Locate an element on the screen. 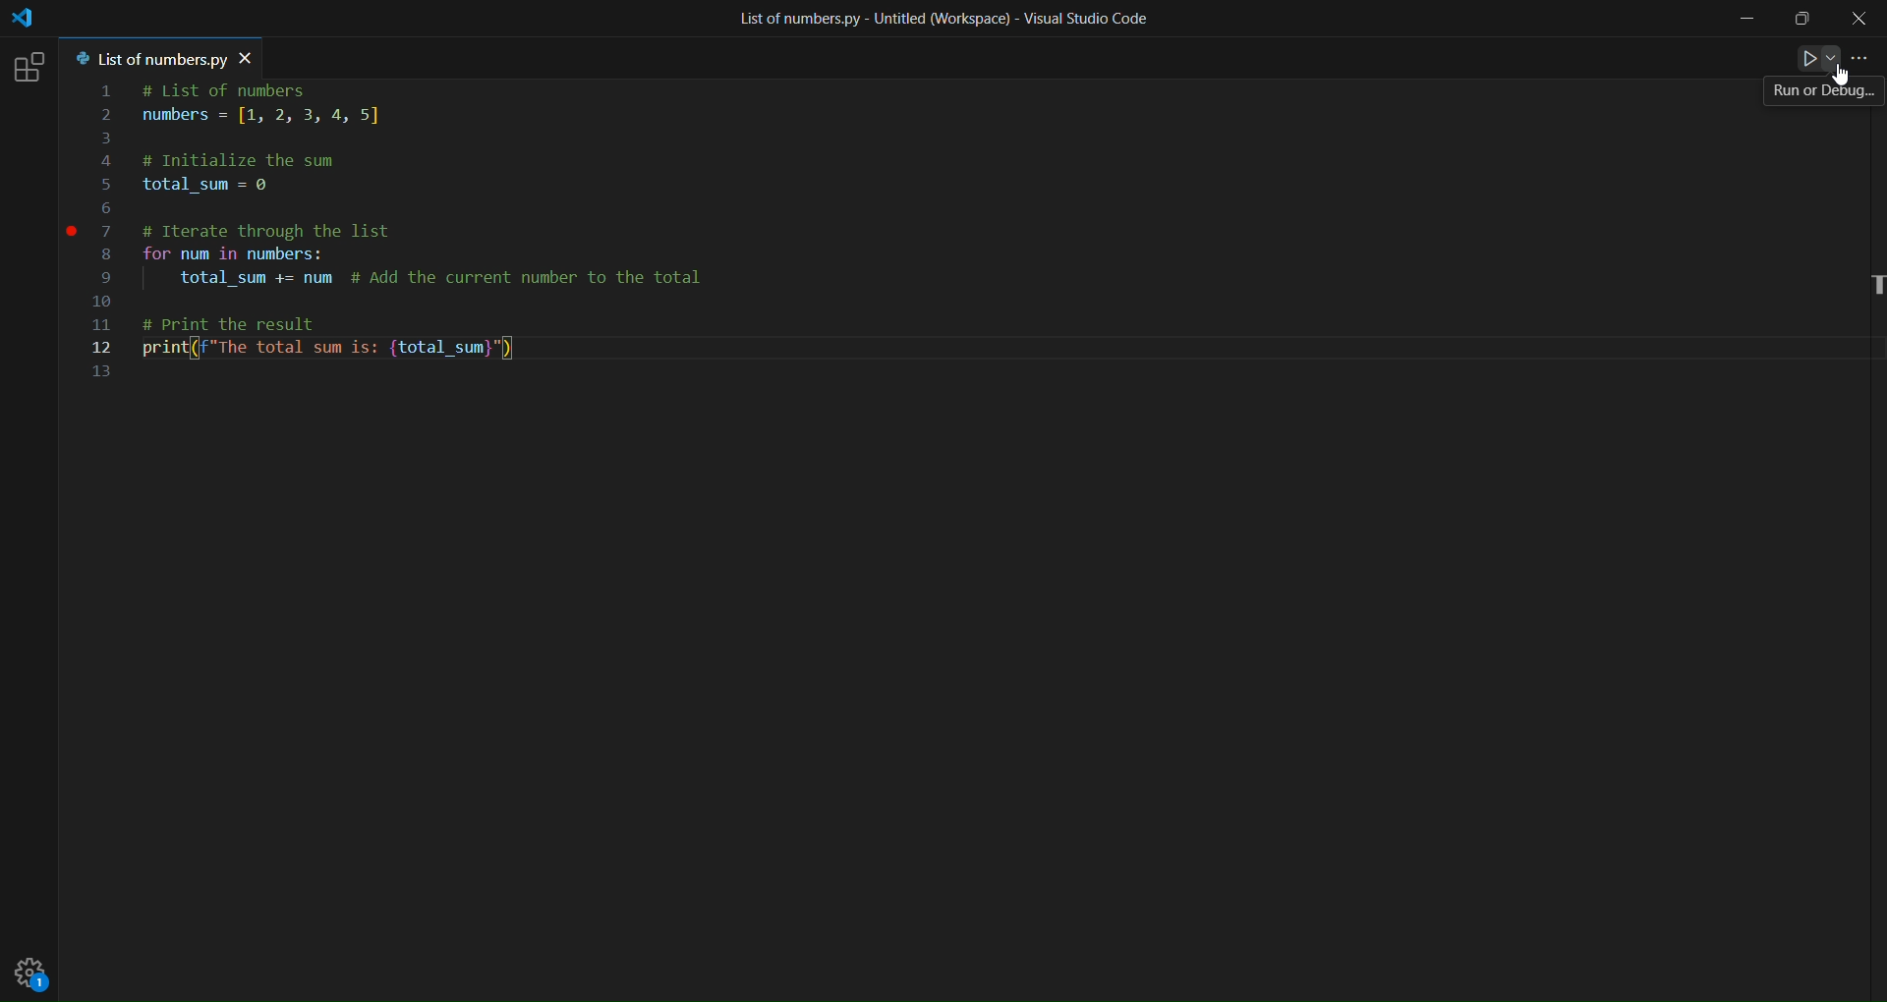  more actions is located at coordinates (1862, 59).